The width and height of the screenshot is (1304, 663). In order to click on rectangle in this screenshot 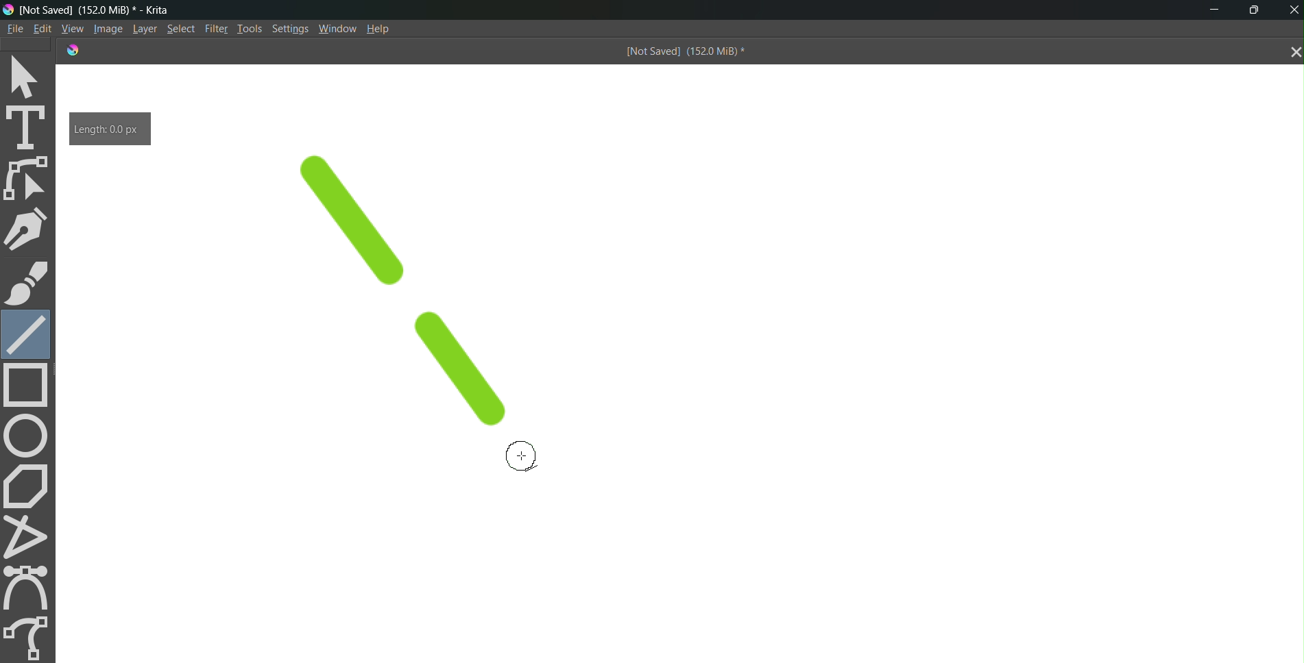, I will do `click(30, 386)`.